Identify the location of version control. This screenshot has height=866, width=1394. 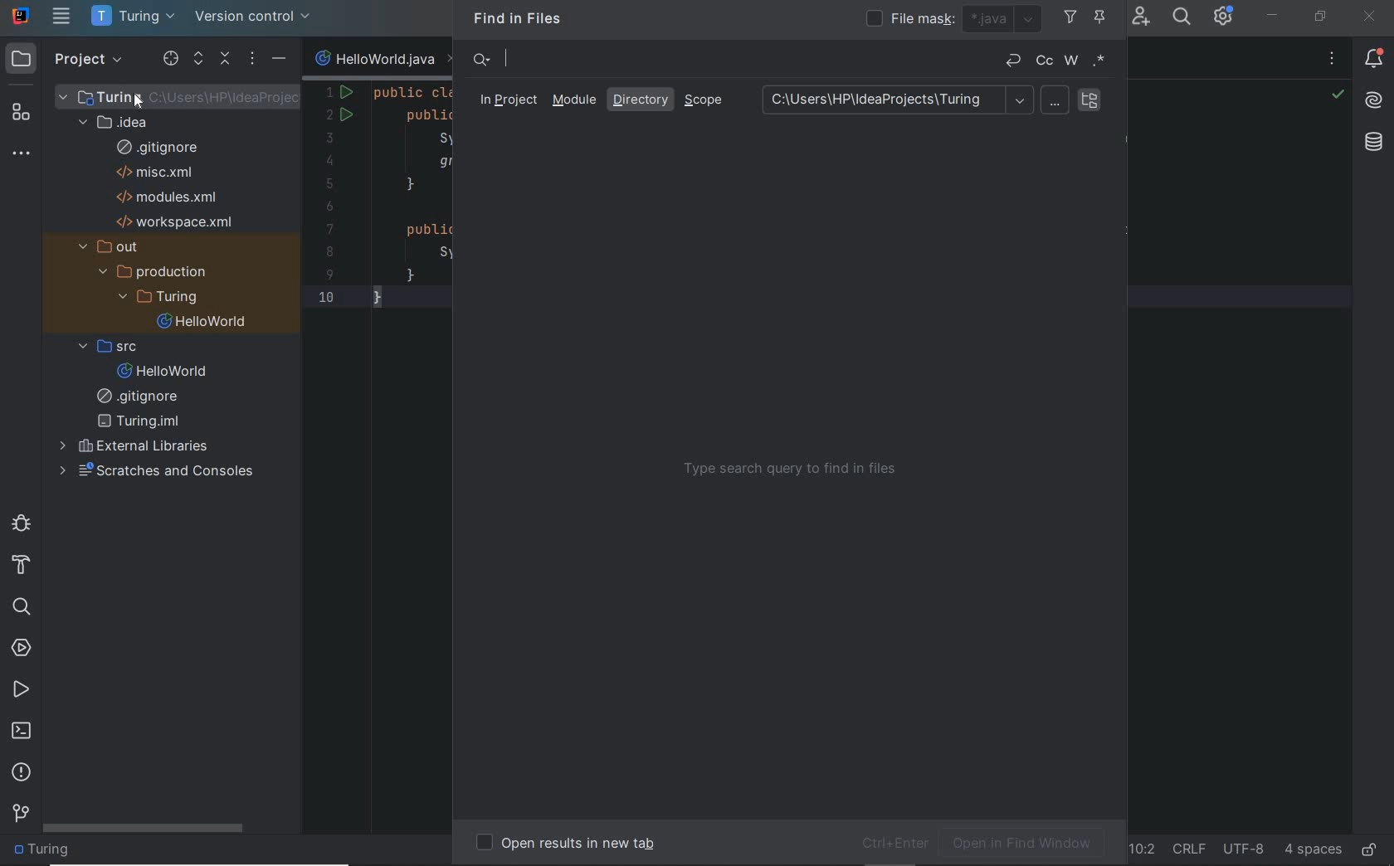
(259, 17).